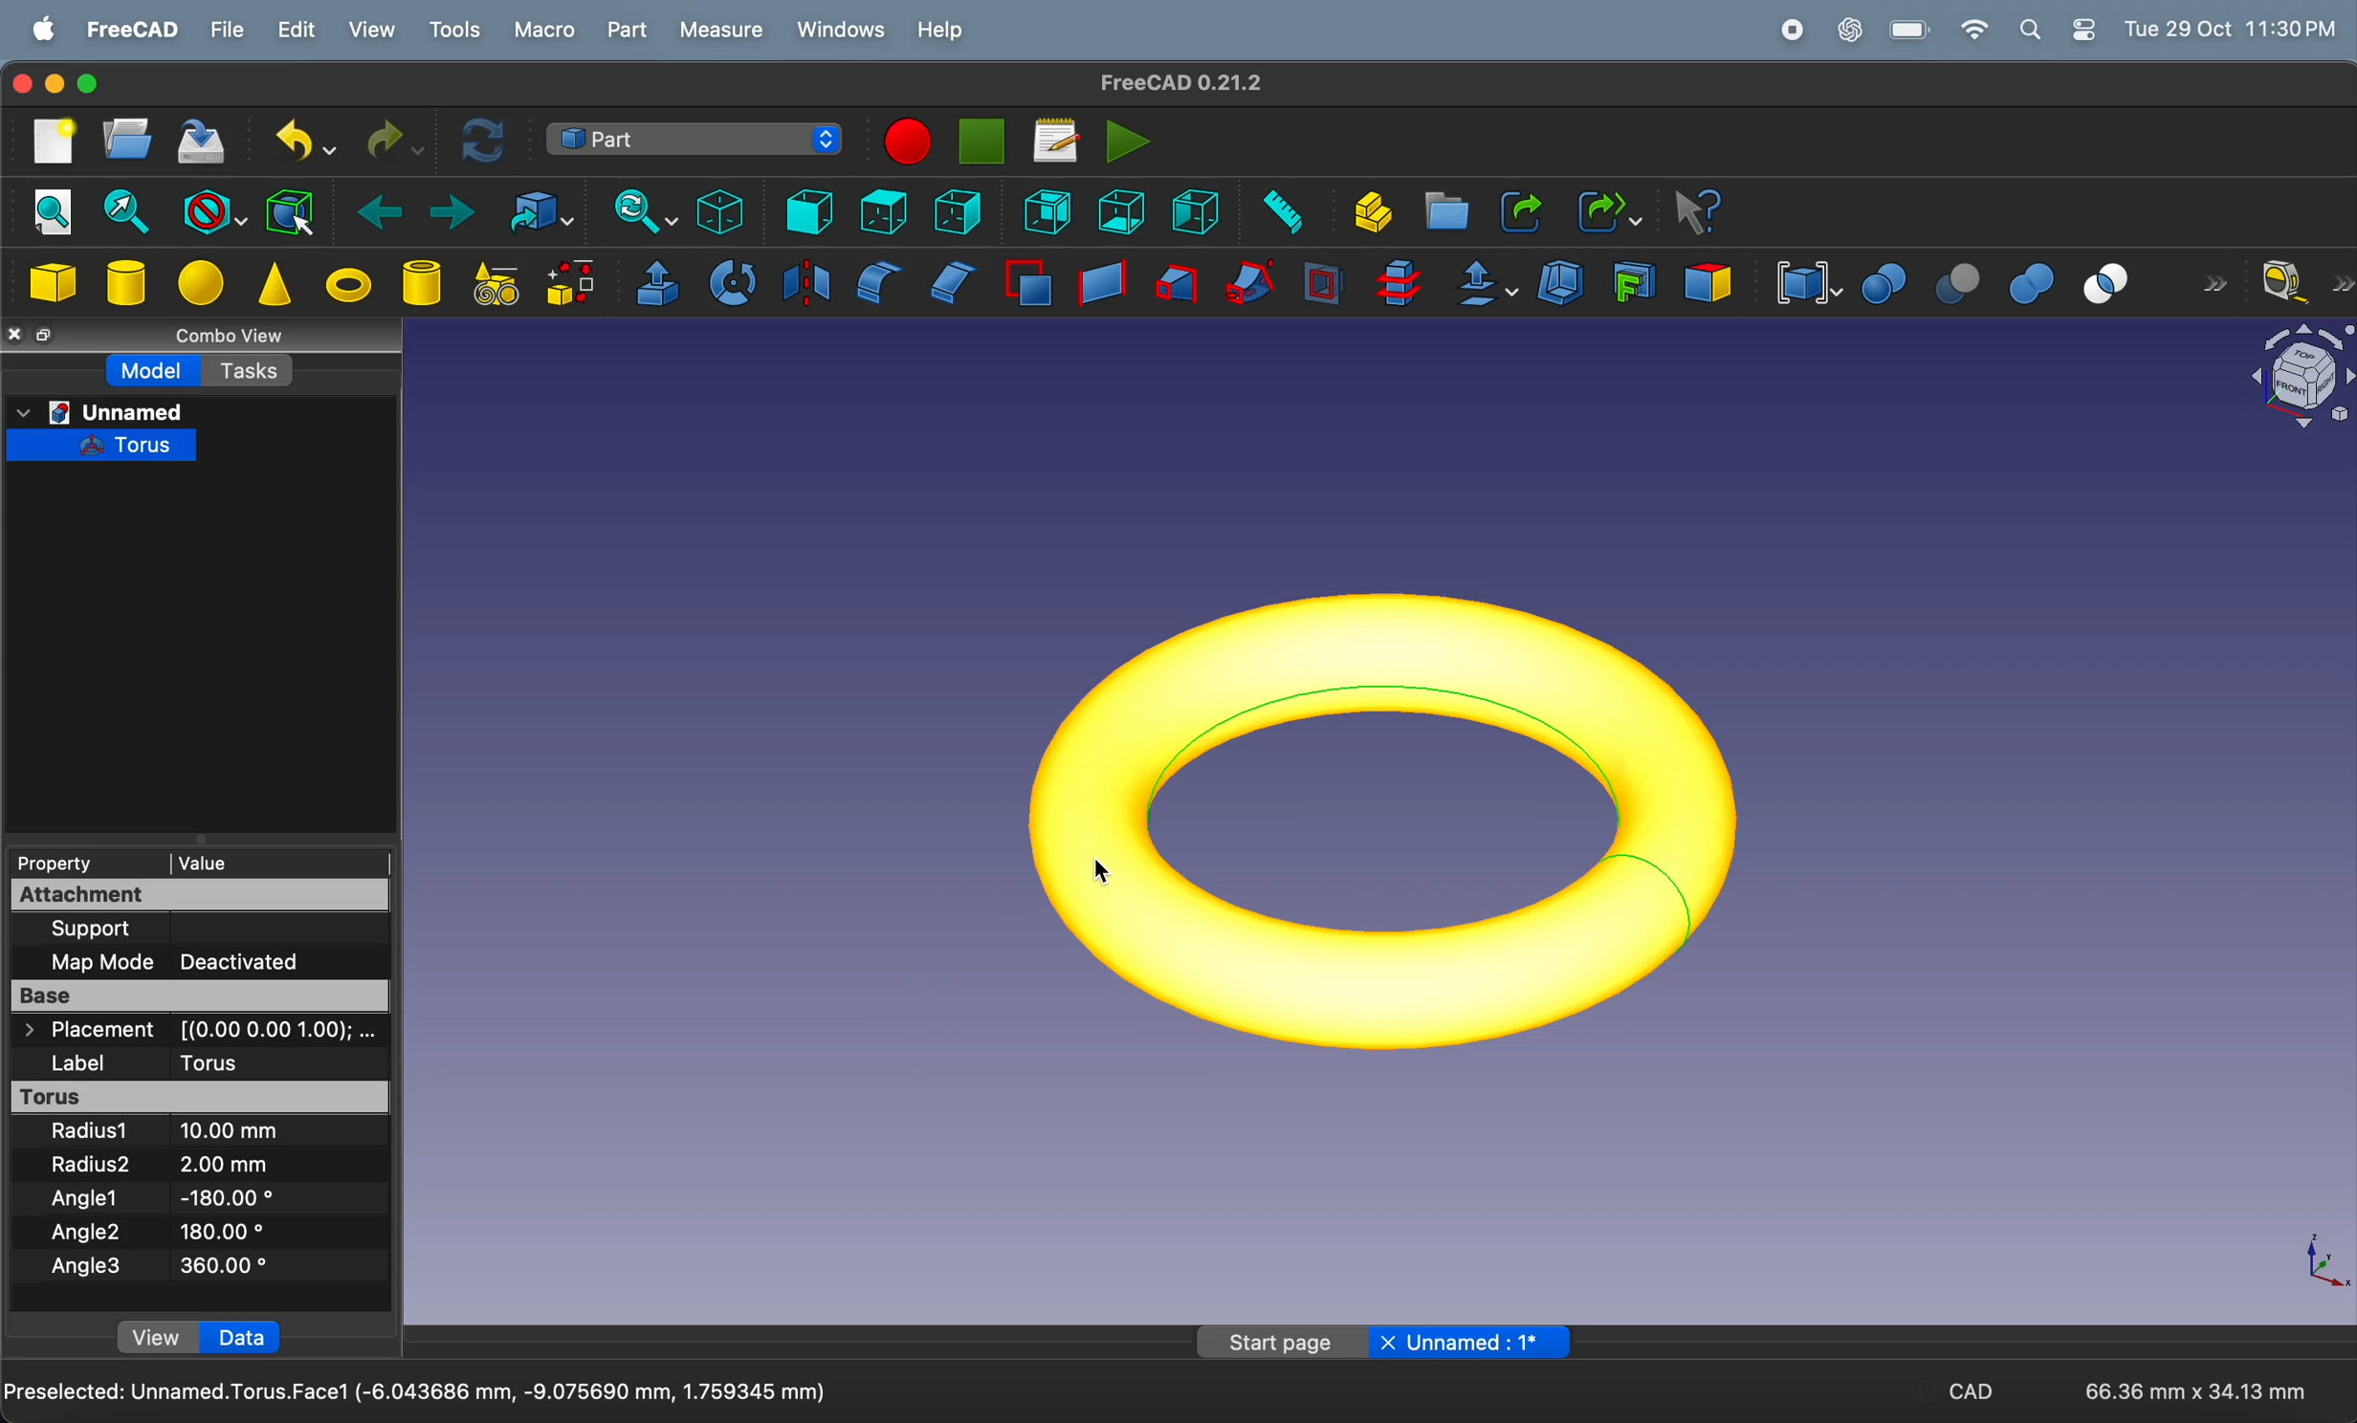 This screenshot has width=2357, height=1423. I want to click on intersection, so click(2114, 281).